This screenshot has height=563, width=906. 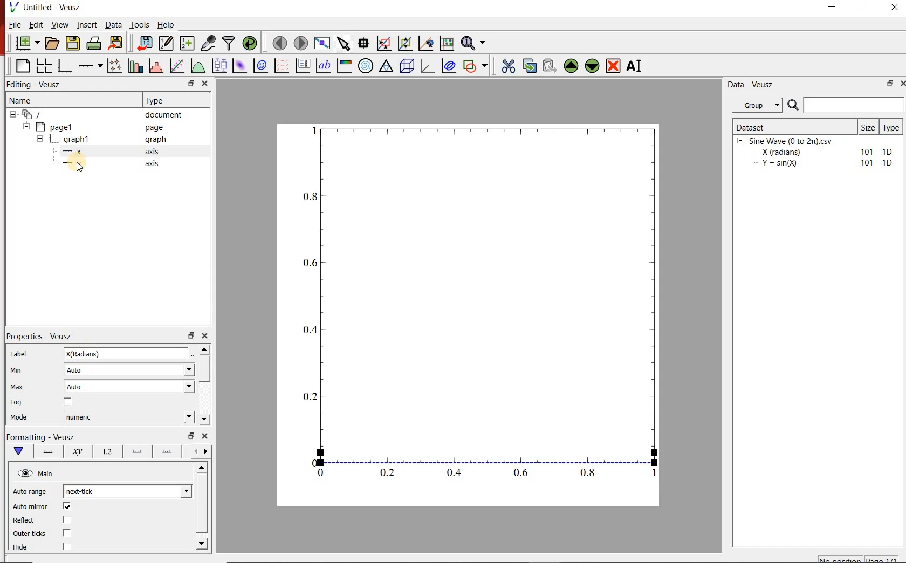 What do you see at coordinates (153, 151) in the screenshot?
I see `axis` at bounding box center [153, 151].